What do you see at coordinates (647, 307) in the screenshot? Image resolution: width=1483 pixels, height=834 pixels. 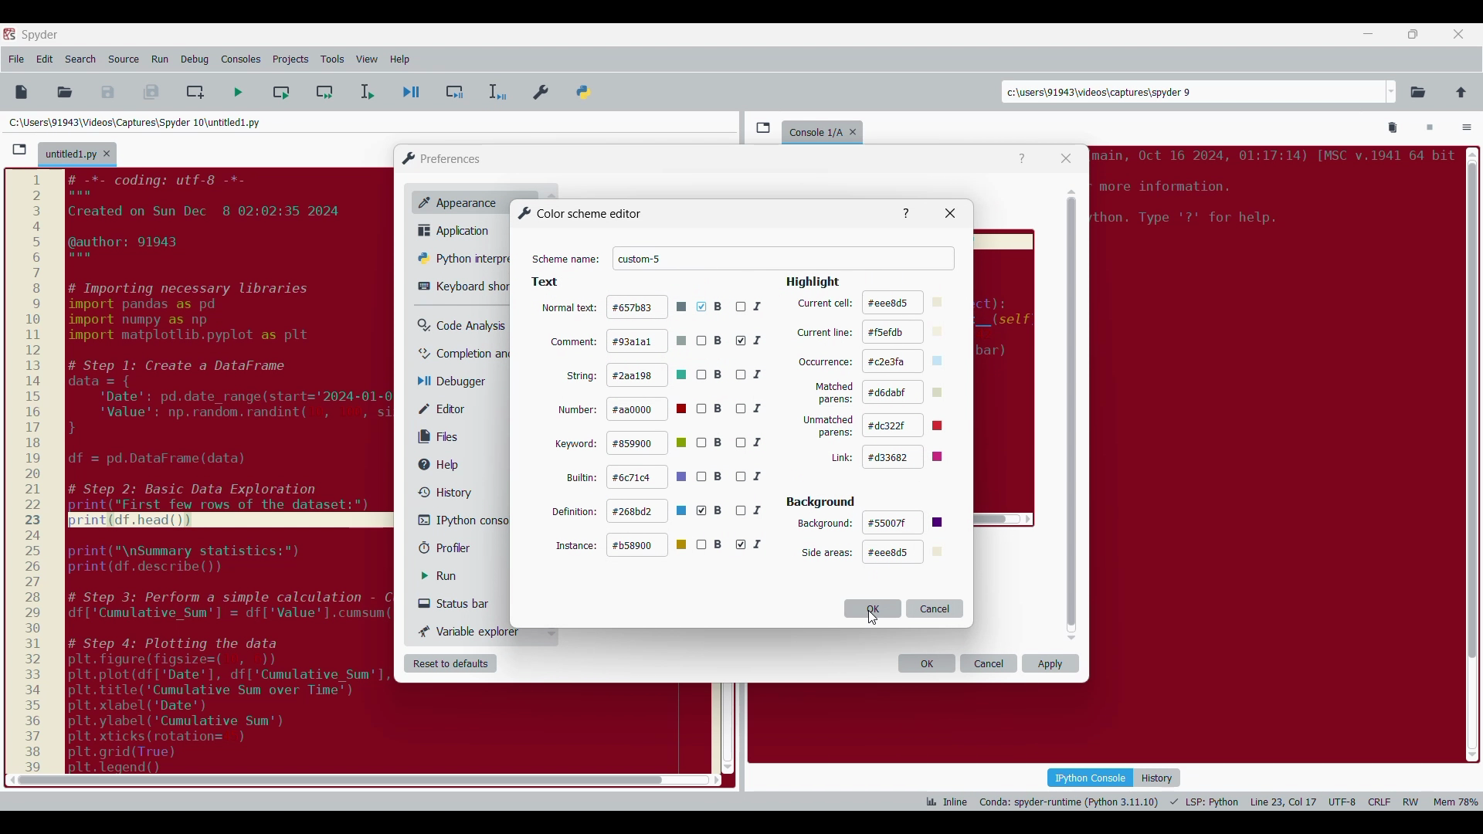 I see `#657b83` at bounding box center [647, 307].